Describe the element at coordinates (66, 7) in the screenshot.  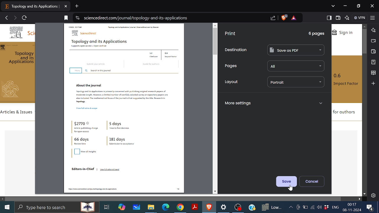
I see `Close current tab` at that location.